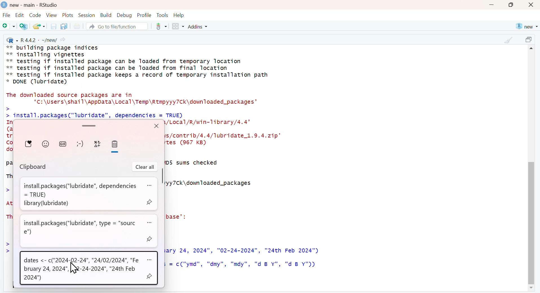 The width and height of the screenshot is (540, 293). What do you see at coordinates (81, 227) in the screenshot?
I see `install.packages("lubridate”, type = "sourc
e")` at bounding box center [81, 227].